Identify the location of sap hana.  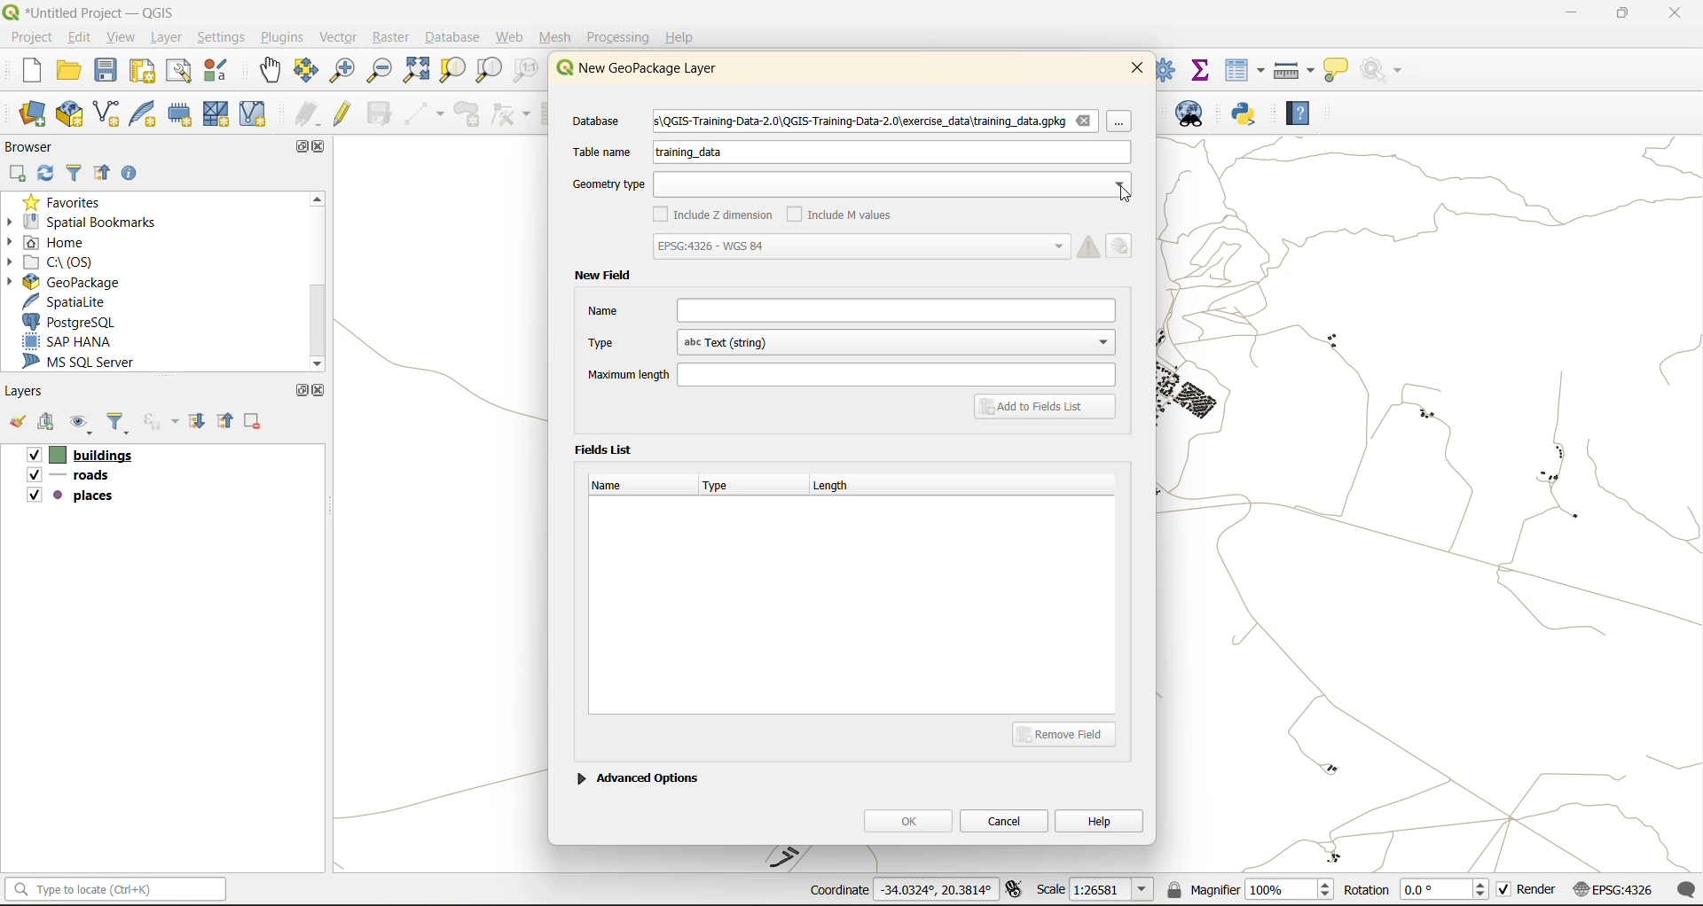
(83, 342).